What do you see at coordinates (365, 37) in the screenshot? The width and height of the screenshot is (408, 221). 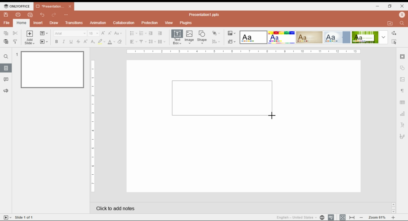 I see `color theme` at bounding box center [365, 37].